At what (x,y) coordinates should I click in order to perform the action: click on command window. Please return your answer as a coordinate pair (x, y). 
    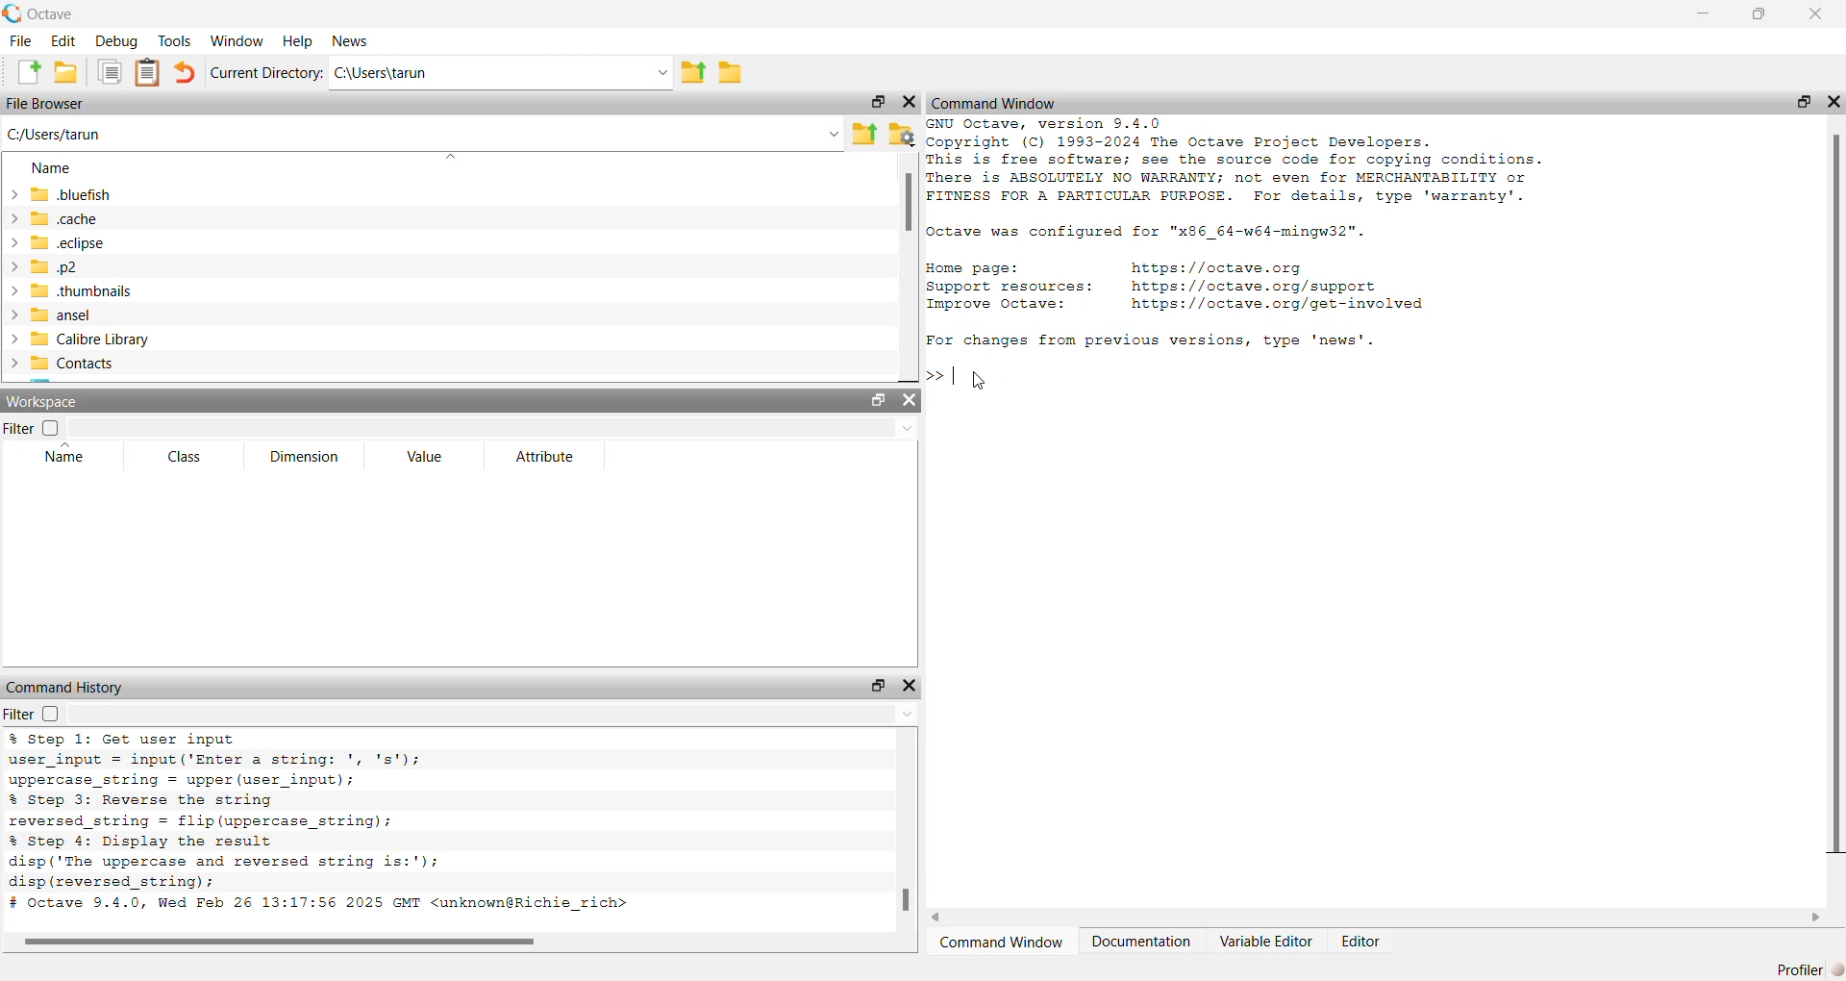
    Looking at the image, I should click on (1004, 102).